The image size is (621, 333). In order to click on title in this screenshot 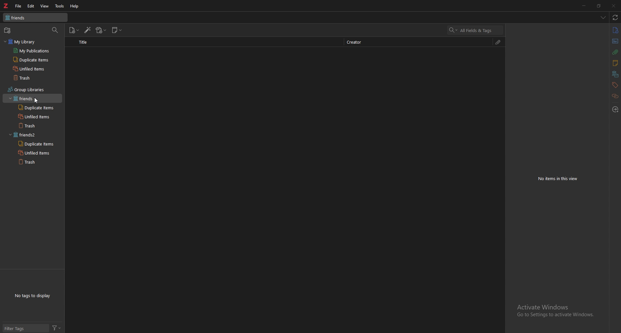, I will do `click(84, 42)`.